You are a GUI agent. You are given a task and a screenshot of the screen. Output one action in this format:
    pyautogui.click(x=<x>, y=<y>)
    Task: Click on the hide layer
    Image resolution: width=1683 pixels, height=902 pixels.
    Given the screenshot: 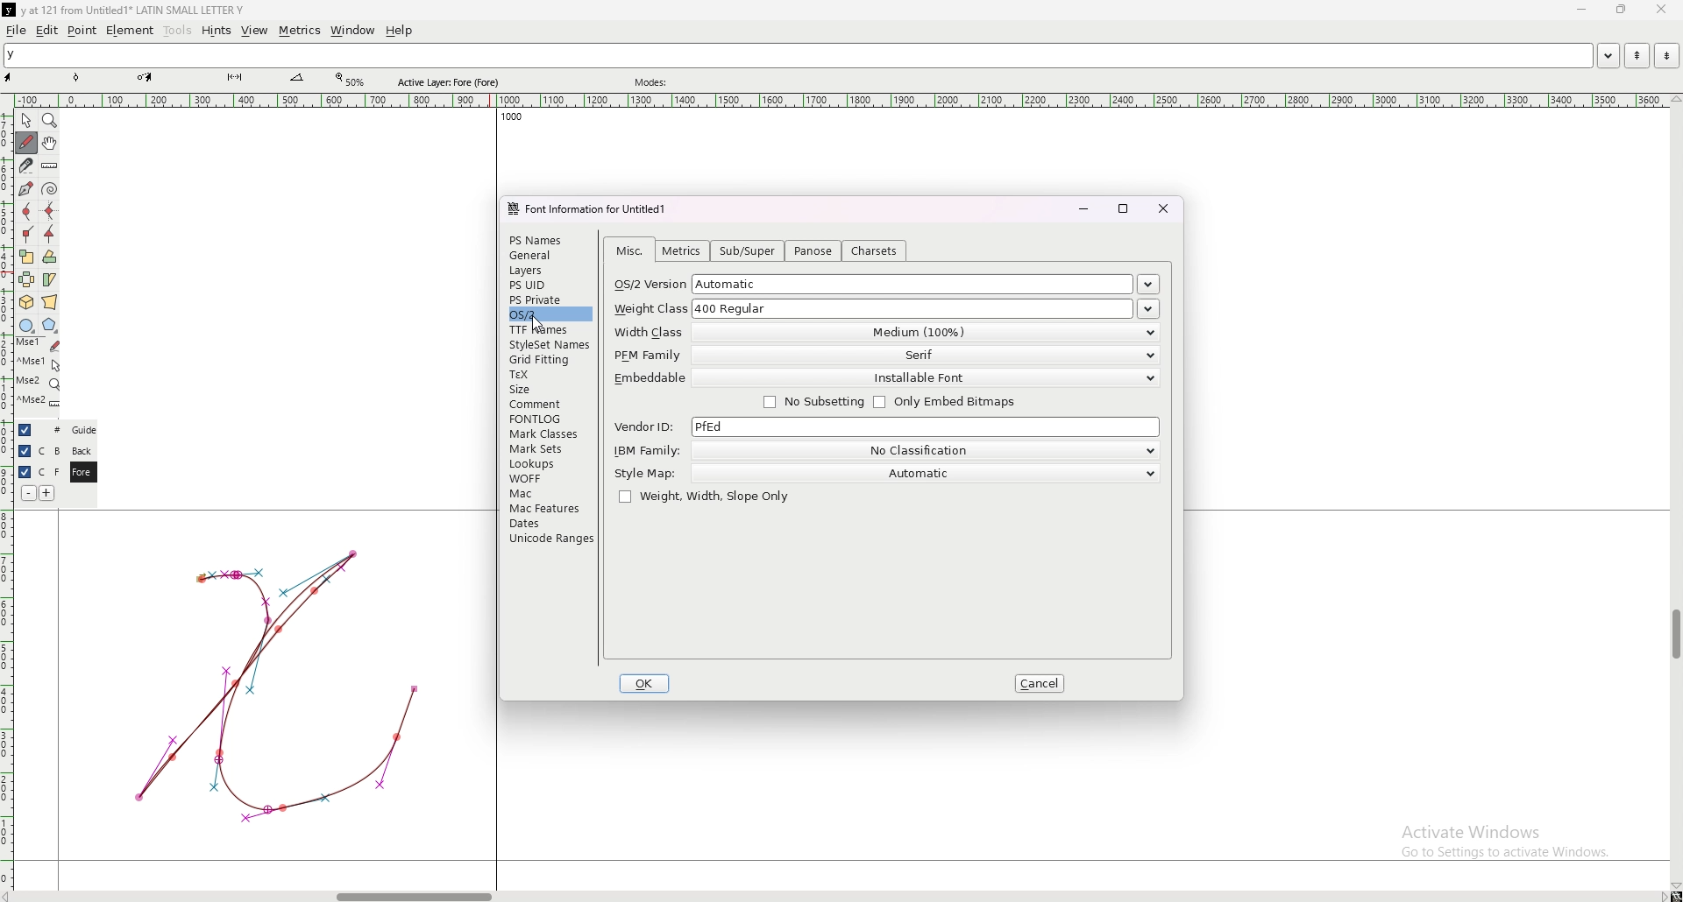 What is the action you would take?
    pyautogui.click(x=25, y=430)
    